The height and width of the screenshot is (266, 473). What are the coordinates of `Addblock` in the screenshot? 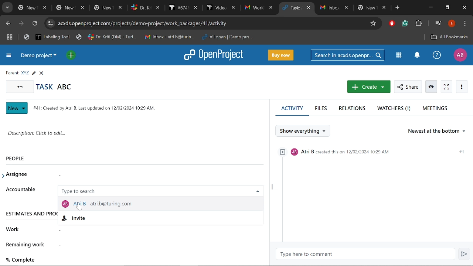 It's located at (391, 23).